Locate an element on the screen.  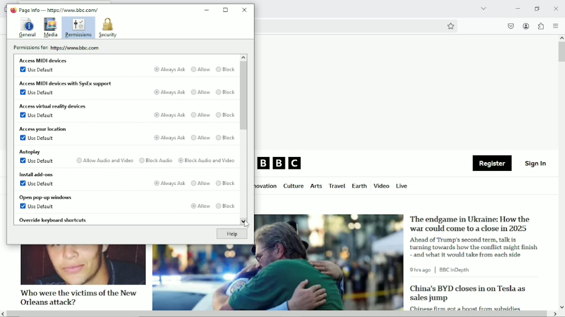
scroll down is located at coordinates (561, 307).